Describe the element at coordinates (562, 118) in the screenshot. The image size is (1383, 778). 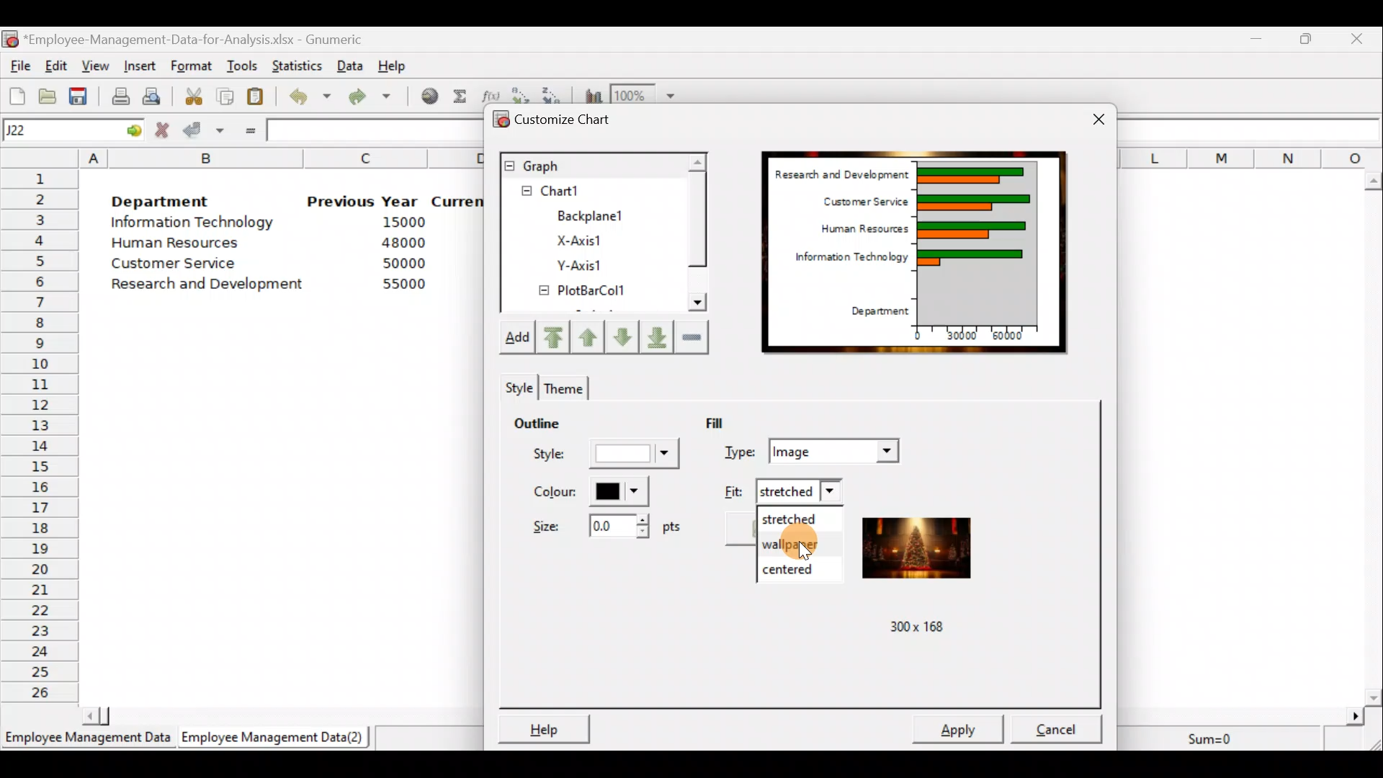
I see `Customize chart` at that location.